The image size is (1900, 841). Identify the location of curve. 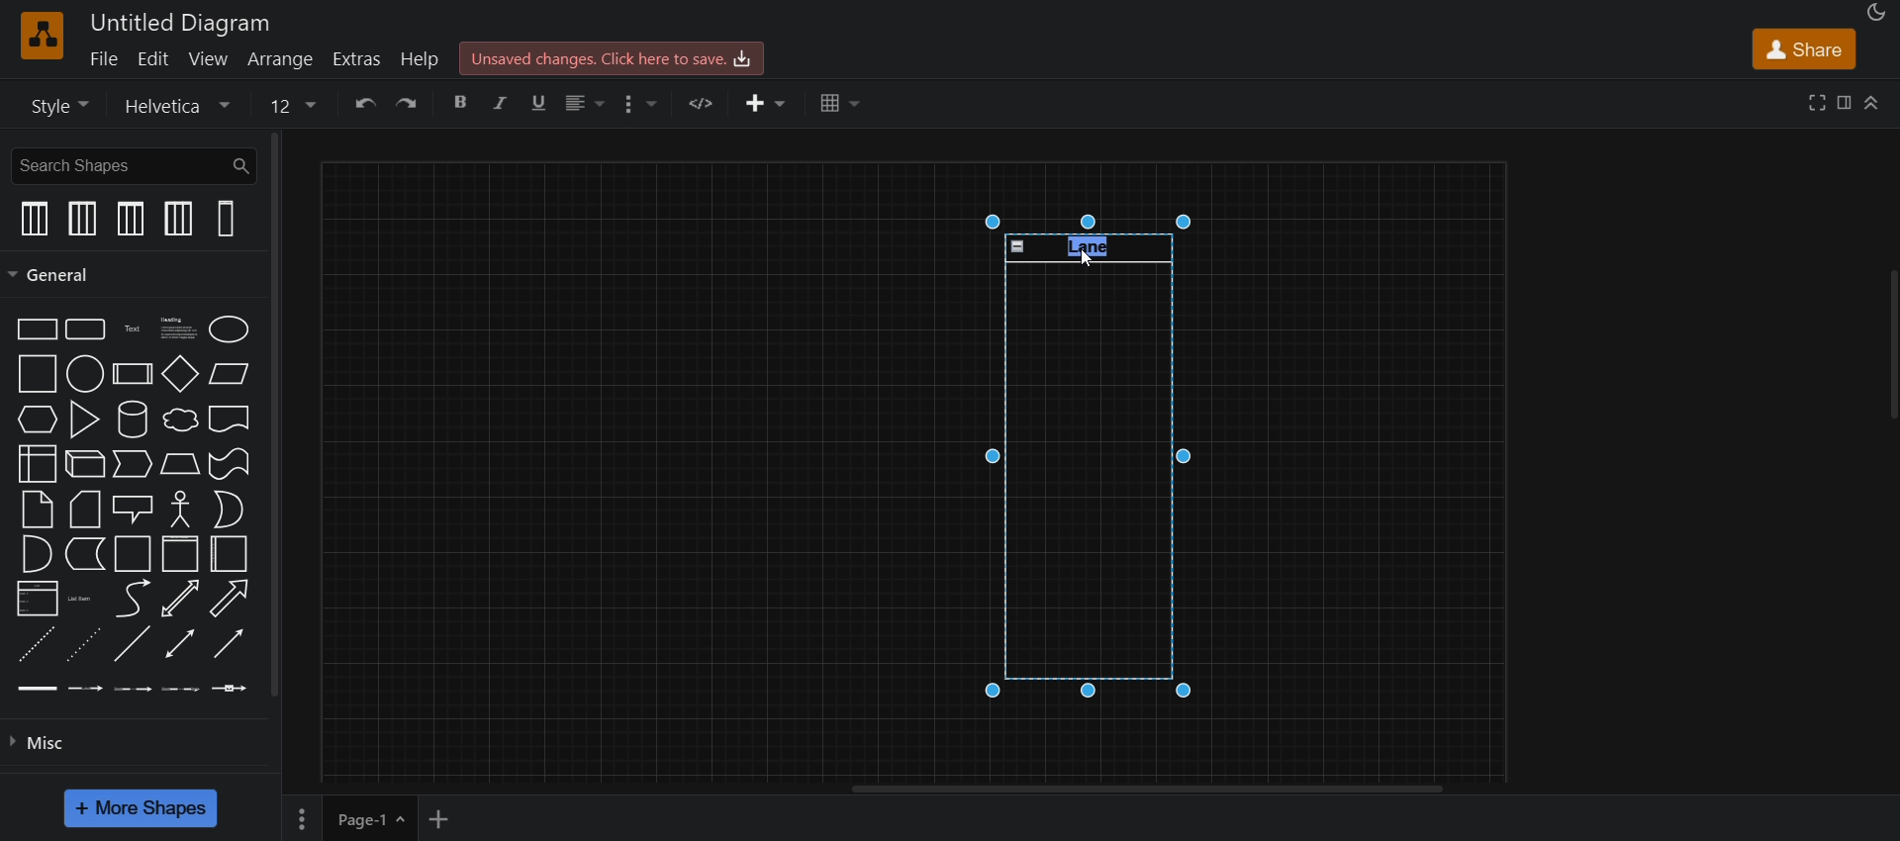
(134, 601).